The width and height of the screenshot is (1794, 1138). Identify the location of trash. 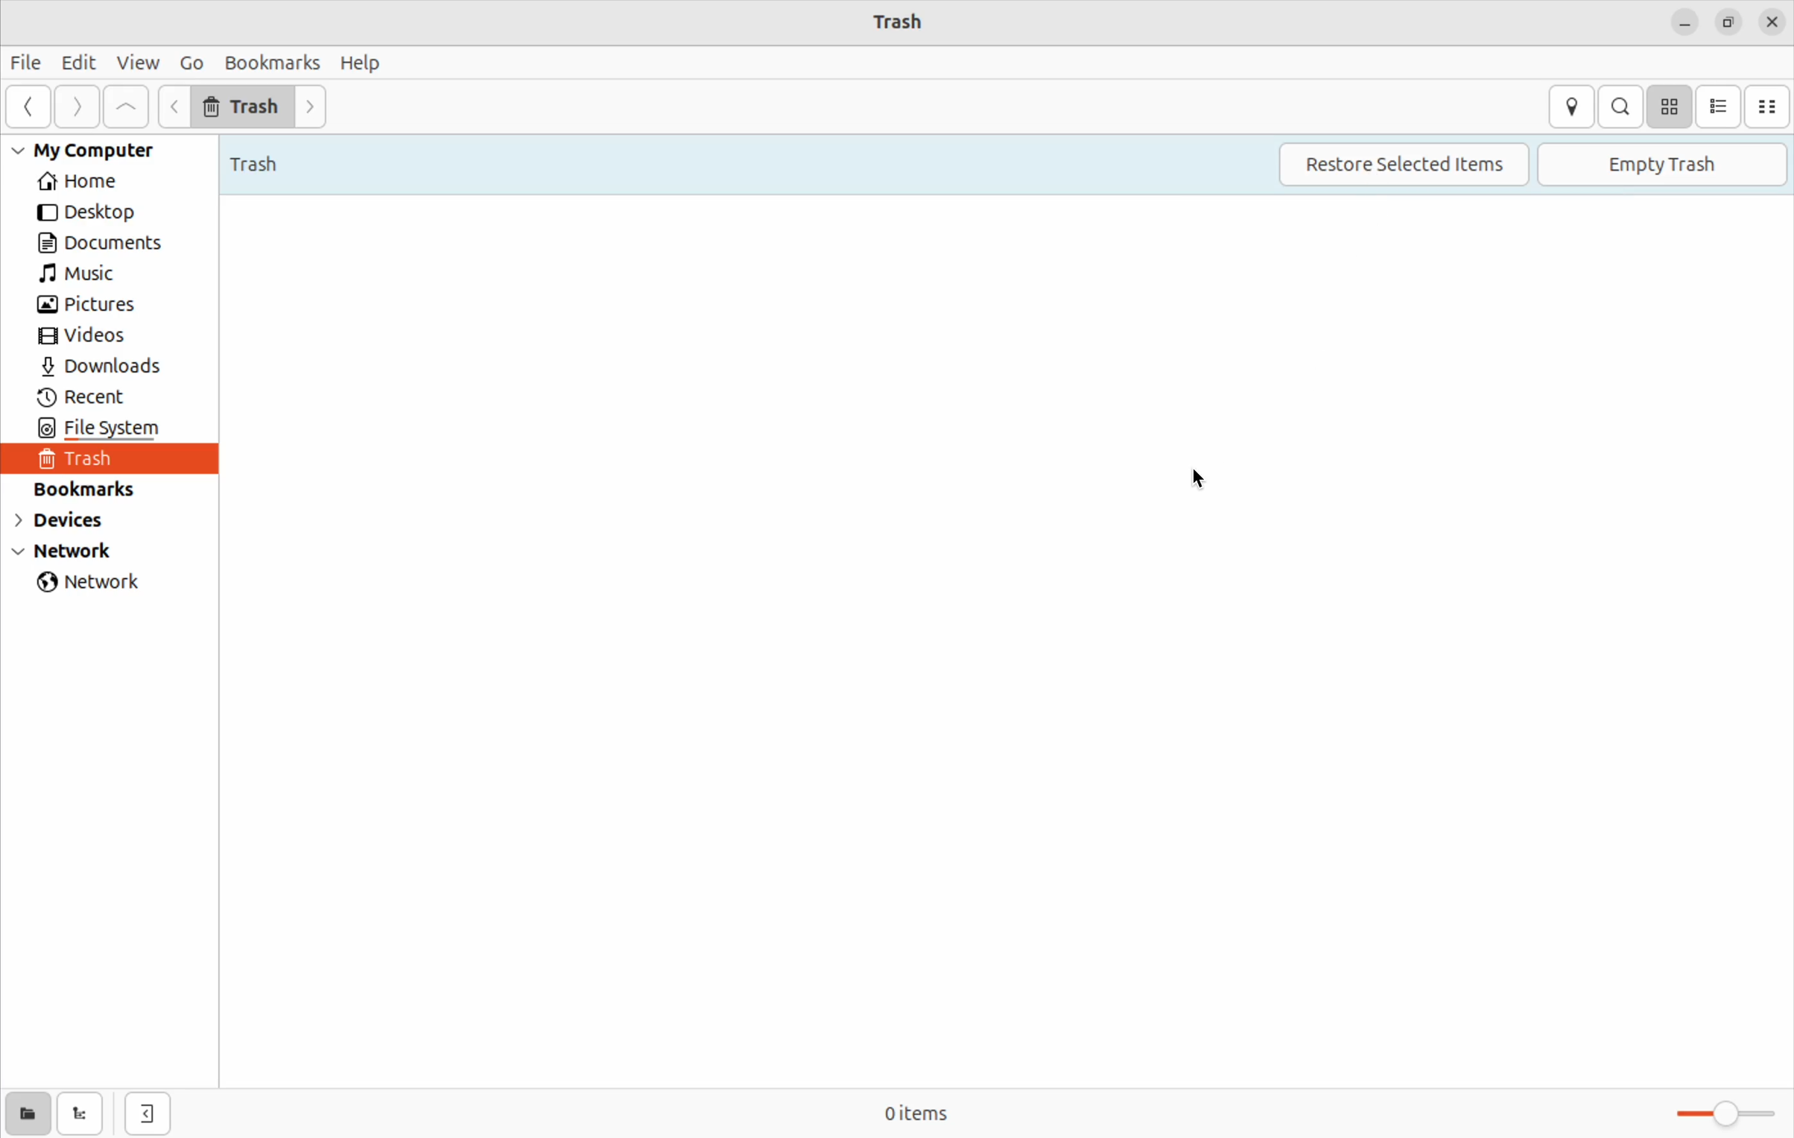
(269, 159).